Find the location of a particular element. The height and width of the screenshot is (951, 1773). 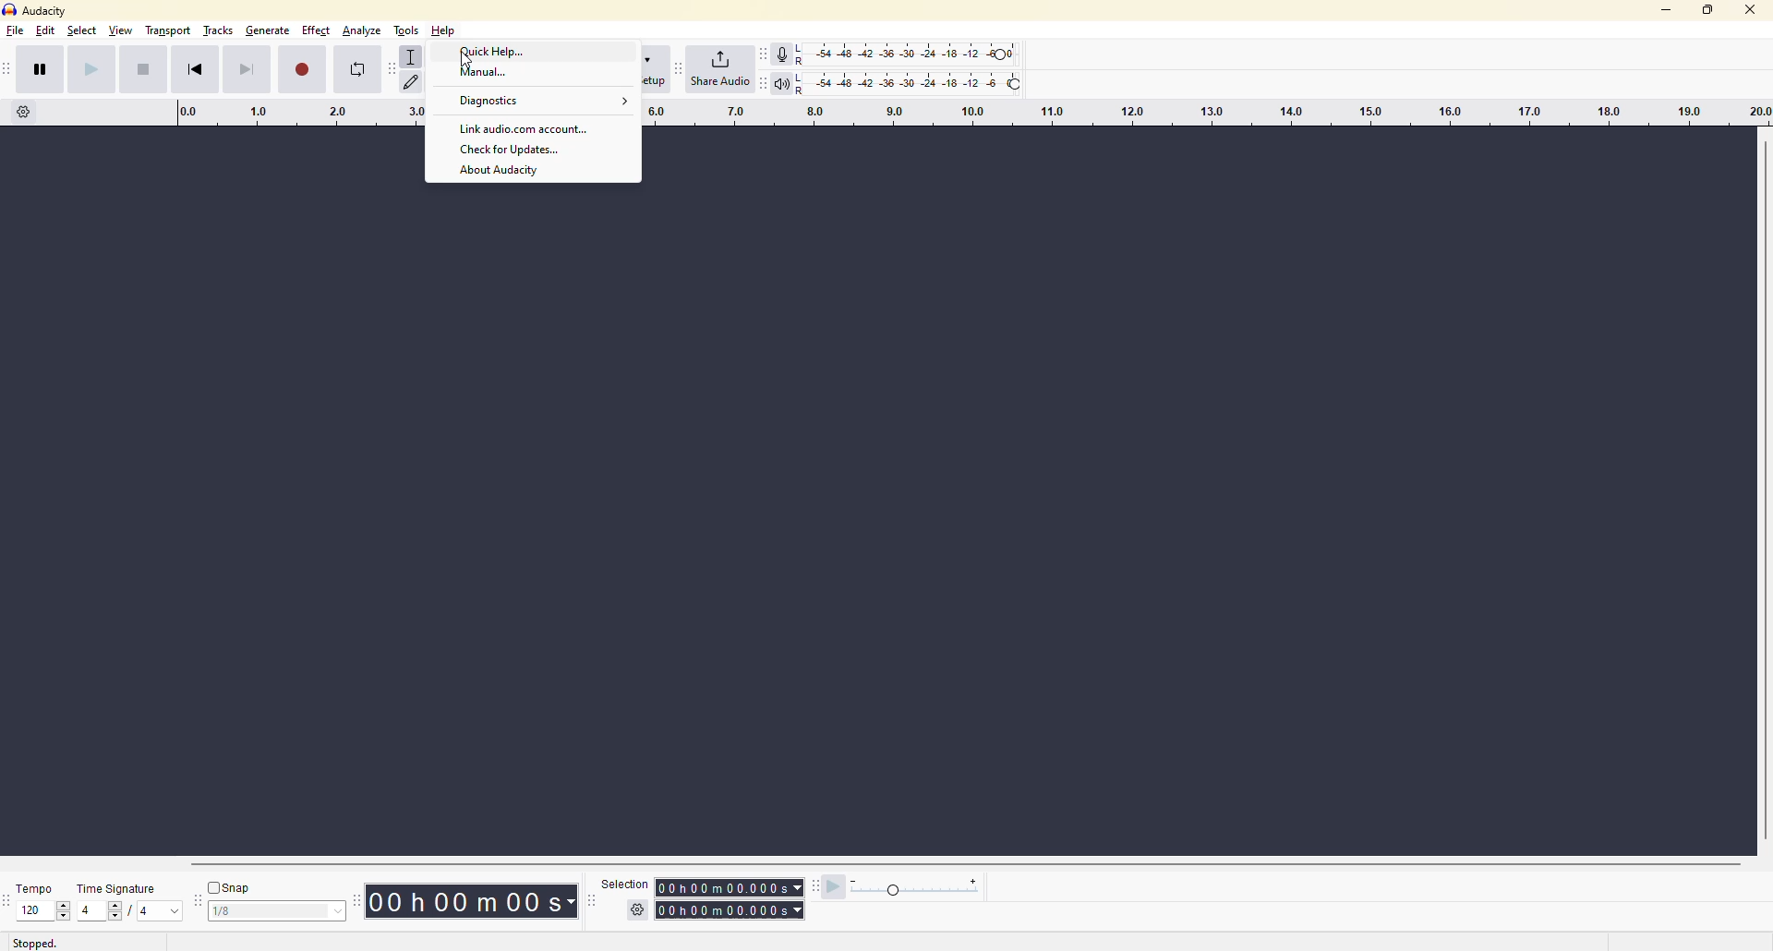

view is located at coordinates (124, 35).